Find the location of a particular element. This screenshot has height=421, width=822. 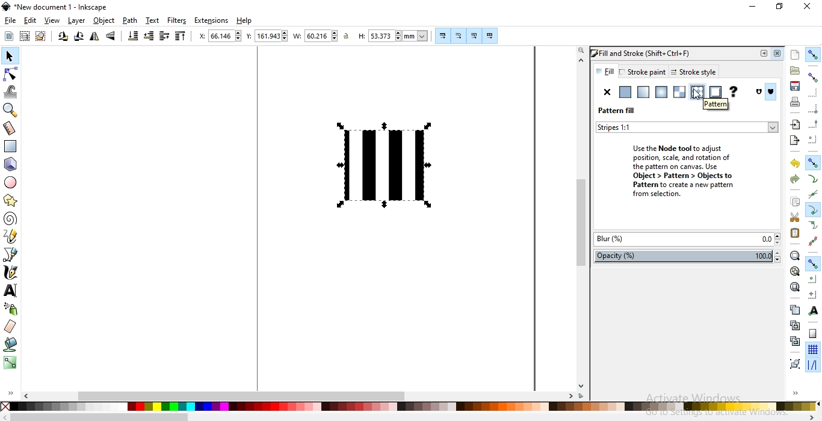

raise selection to top is located at coordinates (179, 37).